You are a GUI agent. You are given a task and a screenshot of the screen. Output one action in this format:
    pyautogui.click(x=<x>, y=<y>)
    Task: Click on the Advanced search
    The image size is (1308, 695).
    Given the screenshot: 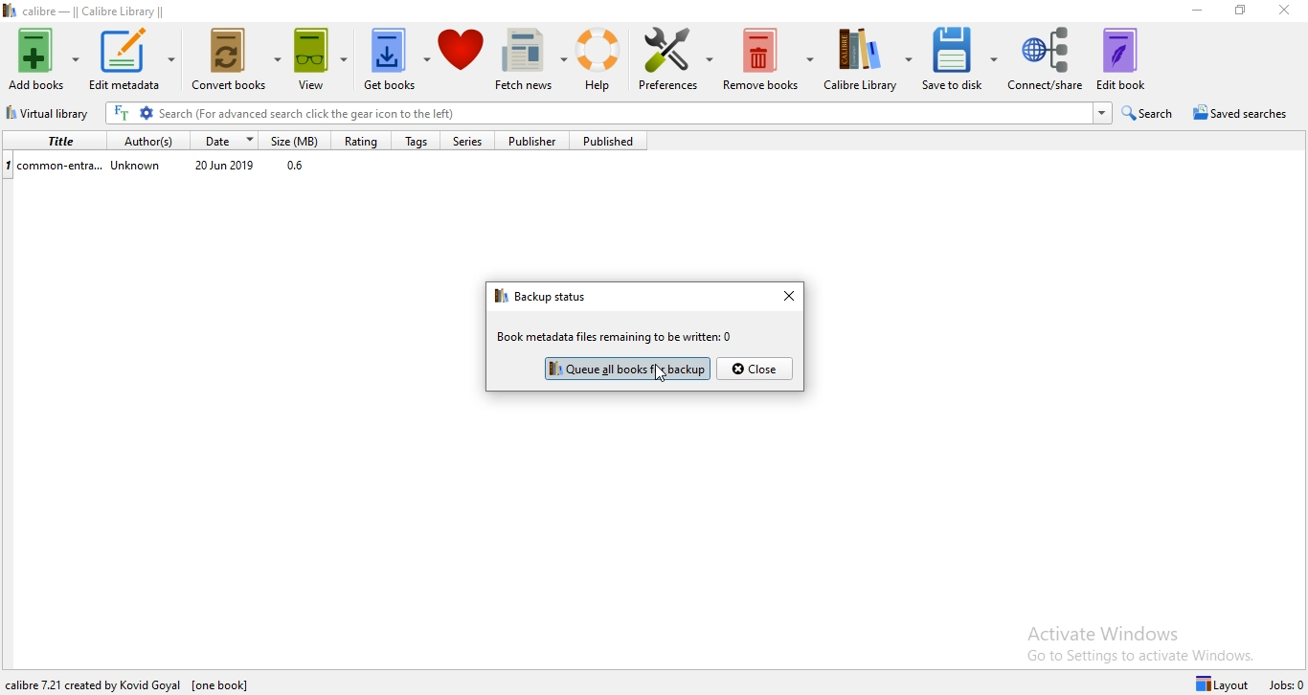 What is the action you would take?
    pyautogui.click(x=147, y=114)
    